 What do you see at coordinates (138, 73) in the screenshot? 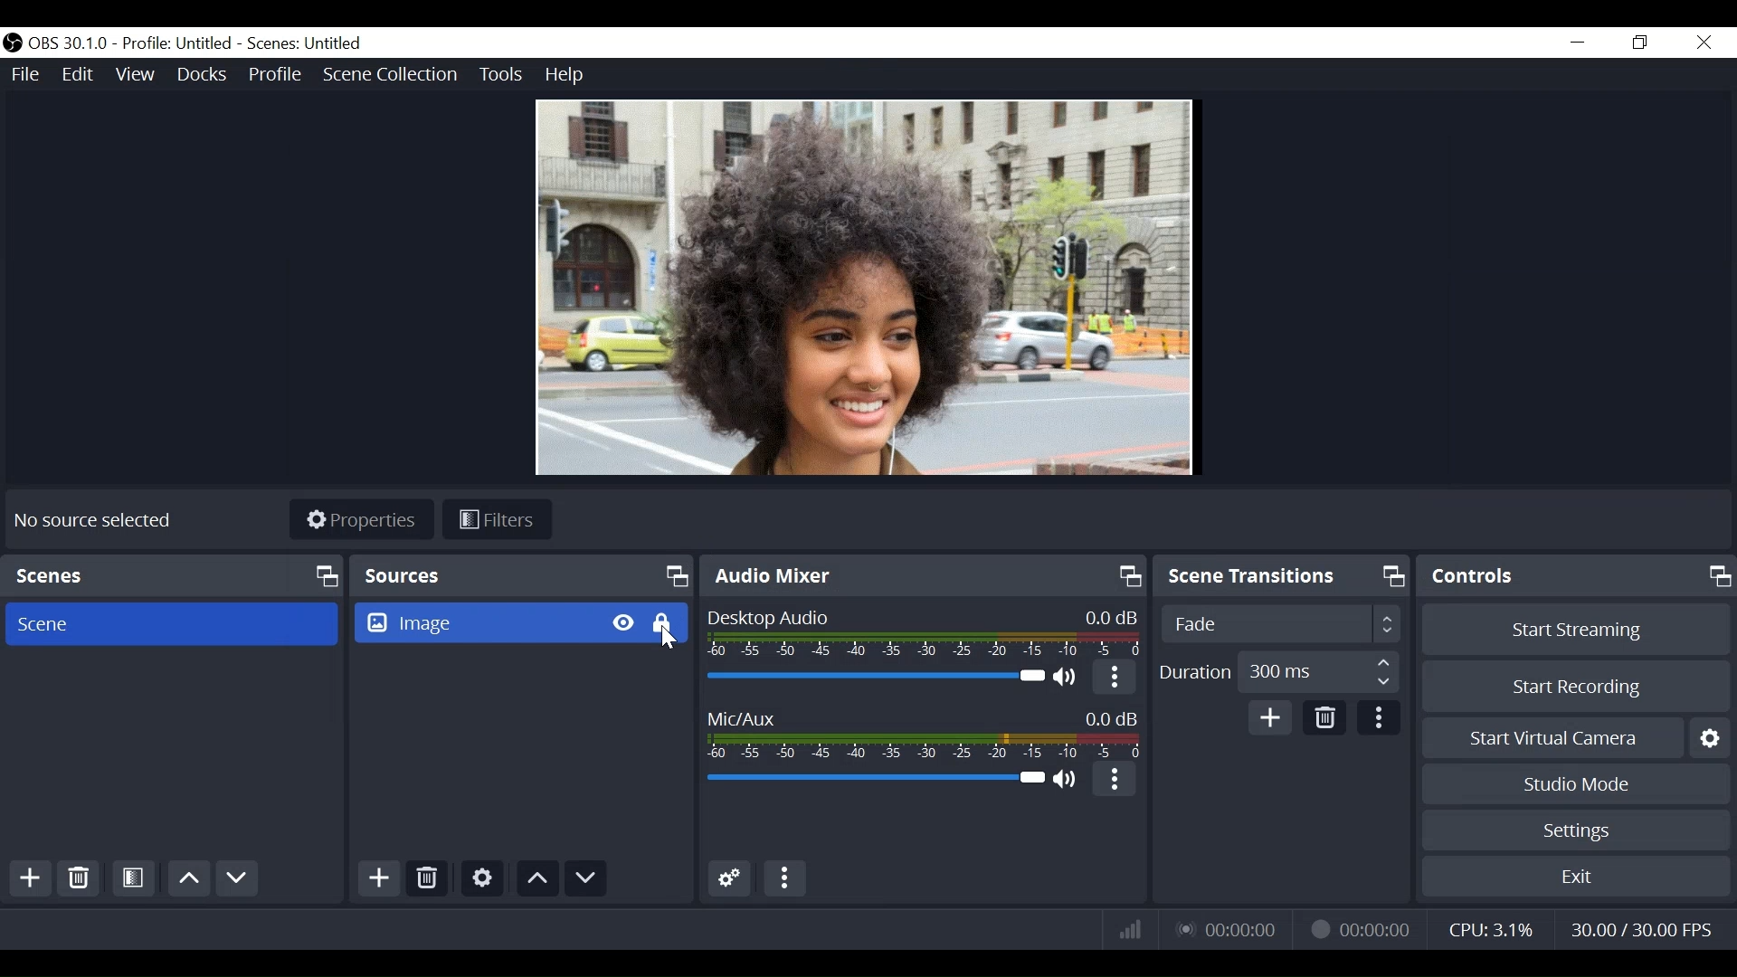
I see `View` at bounding box center [138, 73].